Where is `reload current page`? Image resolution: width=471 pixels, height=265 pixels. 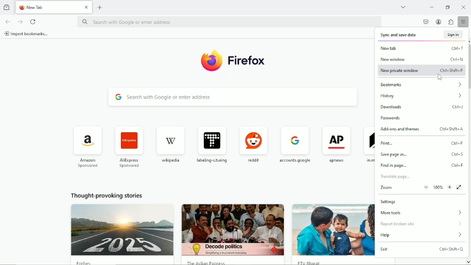 reload current page is located at coordinates (34, 22).